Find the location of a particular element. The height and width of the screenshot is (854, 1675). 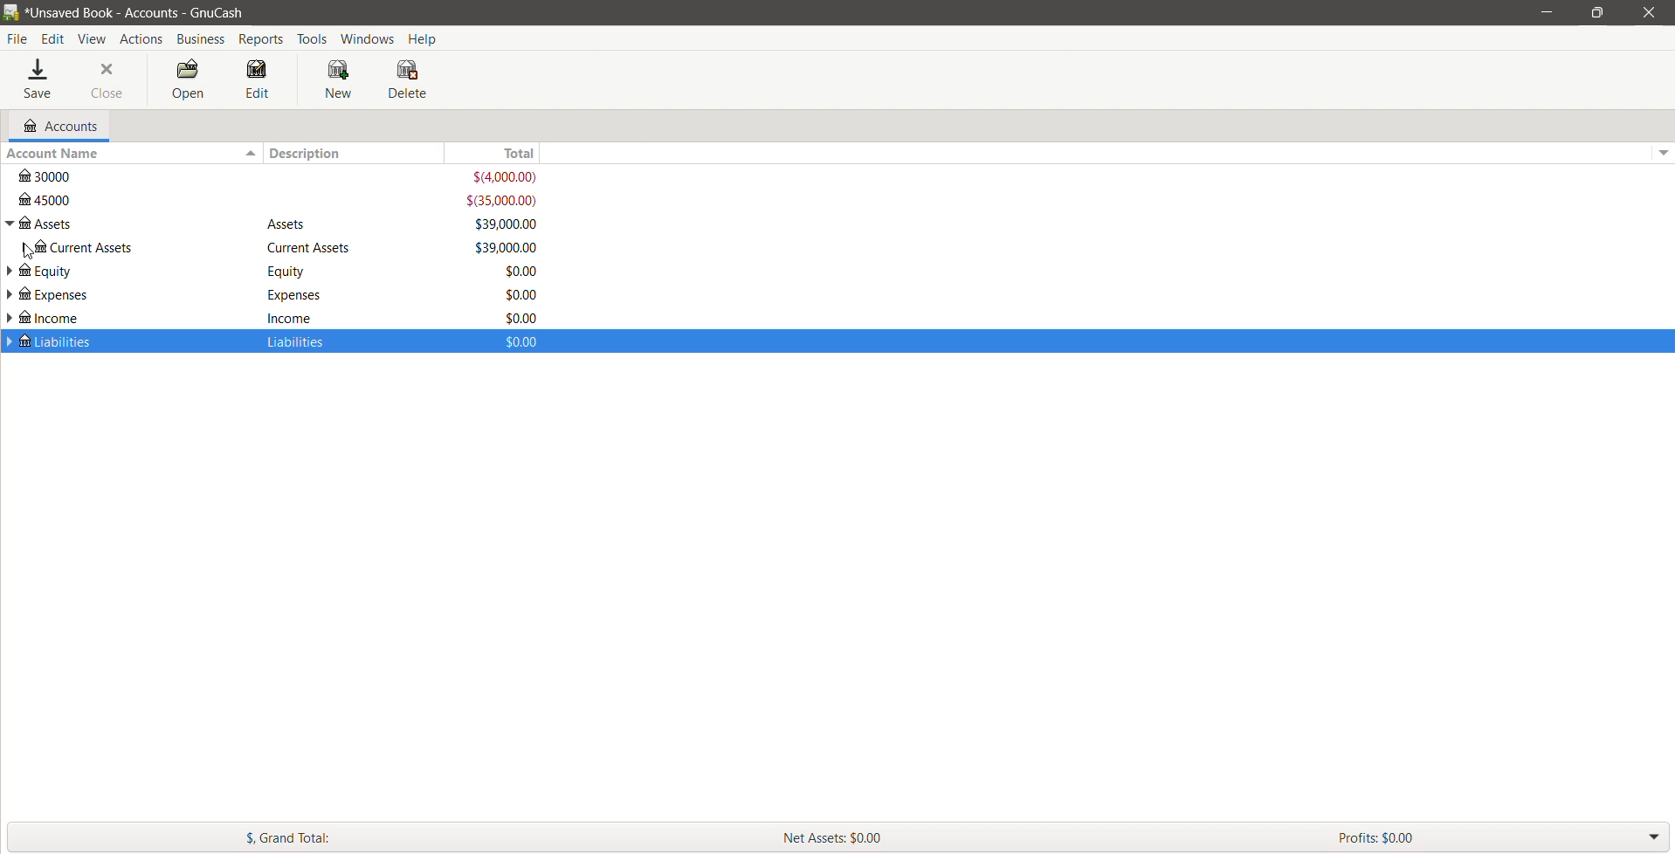

Account Name is located at coordinates (131, 154).